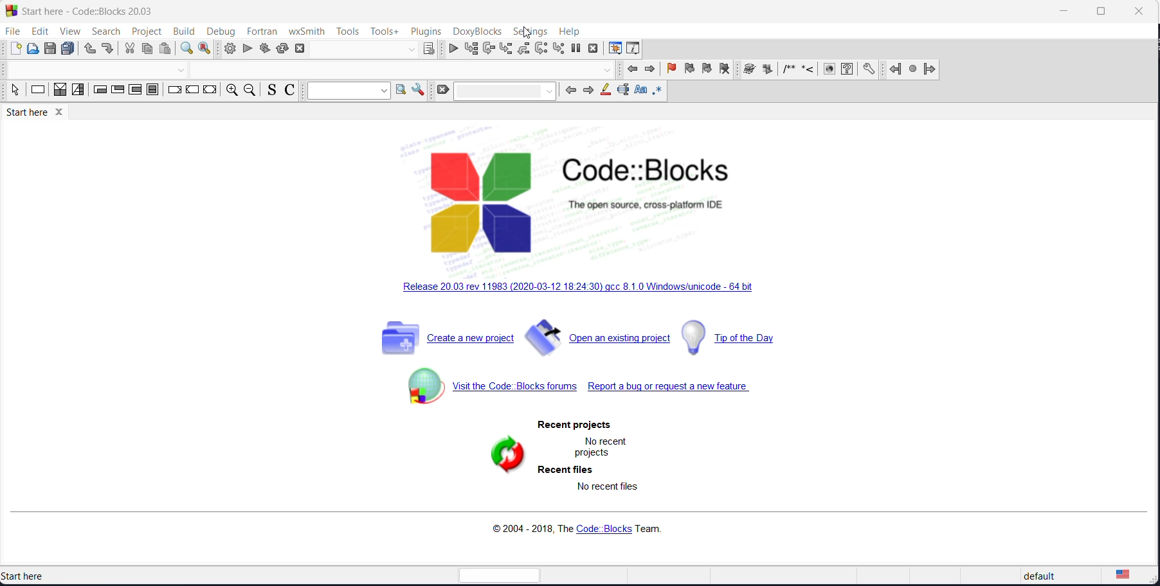 The width and height of the screenshot is (1160, 586). Describe the element at coordinates (383, 32) in the screenshot. I see `tools+` at that location.